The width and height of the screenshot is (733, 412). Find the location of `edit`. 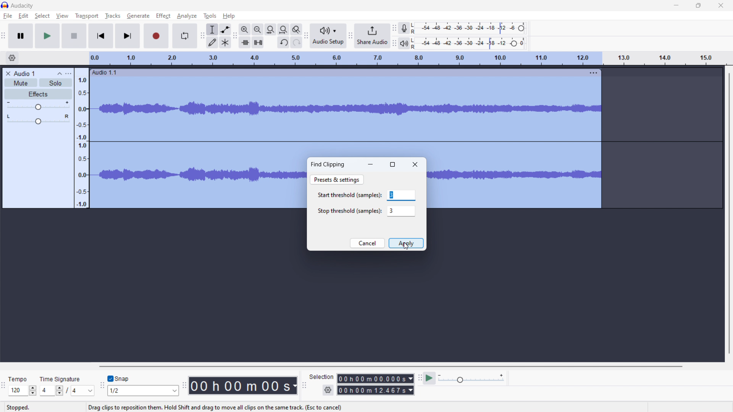

edit is located at coordinates (24, 16).